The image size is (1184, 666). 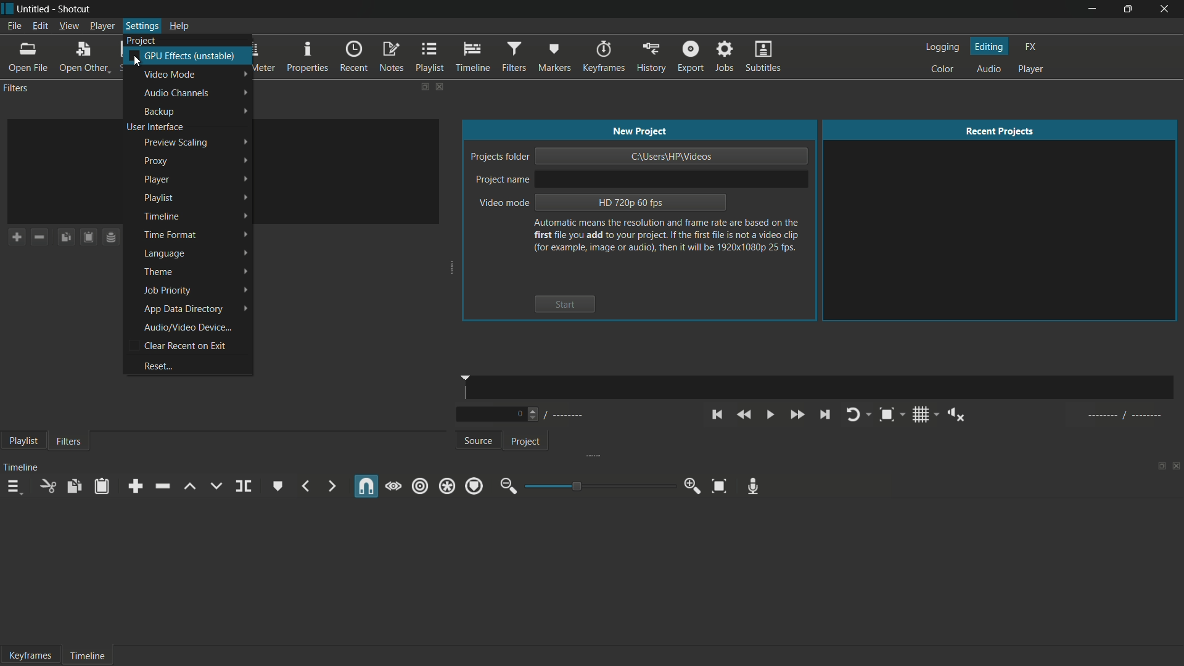 I want to click on toggle grid, so click(x=921, y=415).